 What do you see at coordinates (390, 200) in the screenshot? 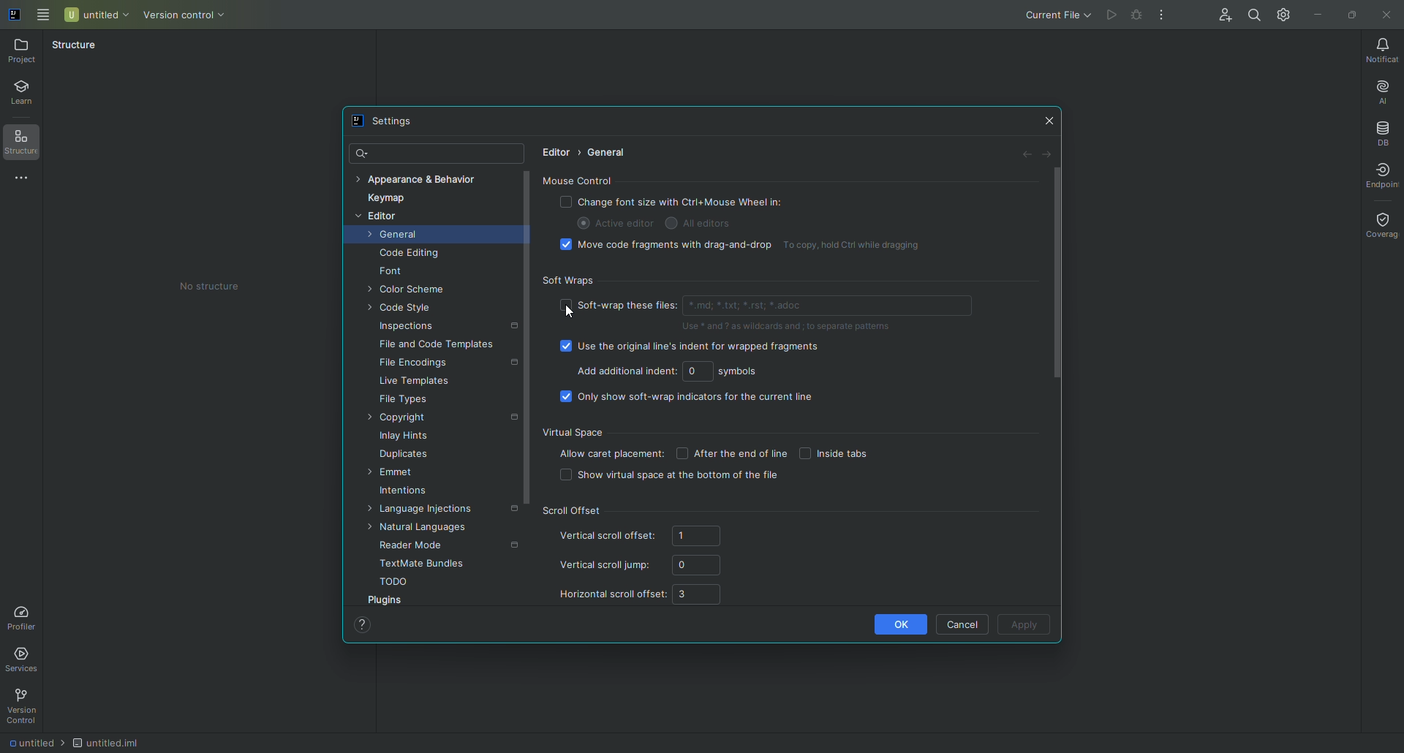
I see `Keymap` at bounding box center [390, 200].